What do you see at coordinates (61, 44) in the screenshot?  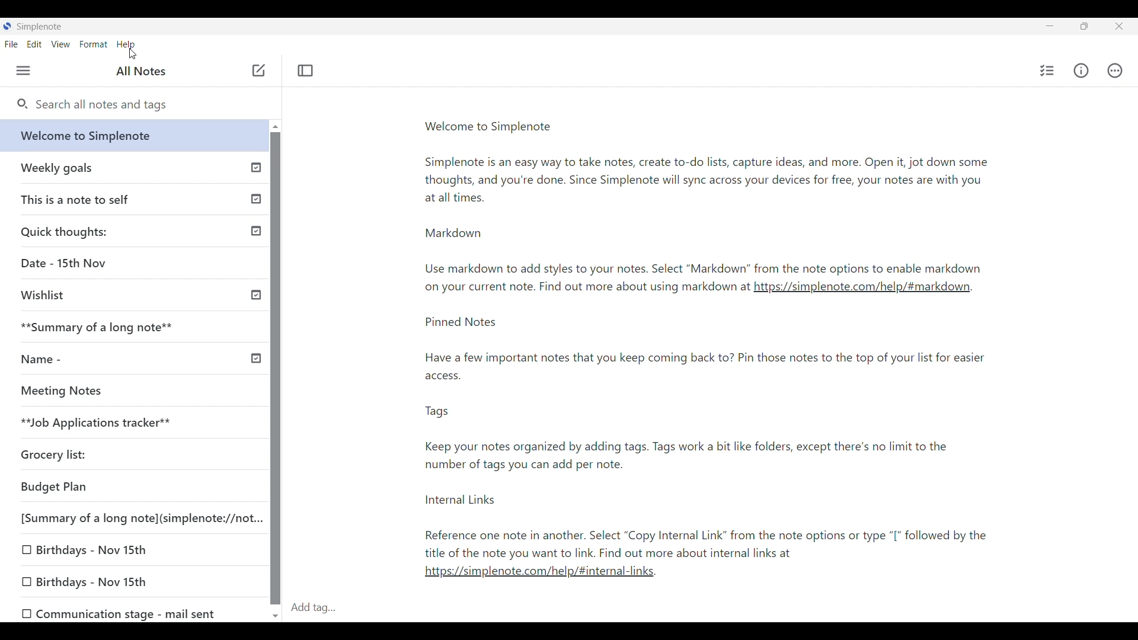 I see `View menu` at bounding box center [61, 44].